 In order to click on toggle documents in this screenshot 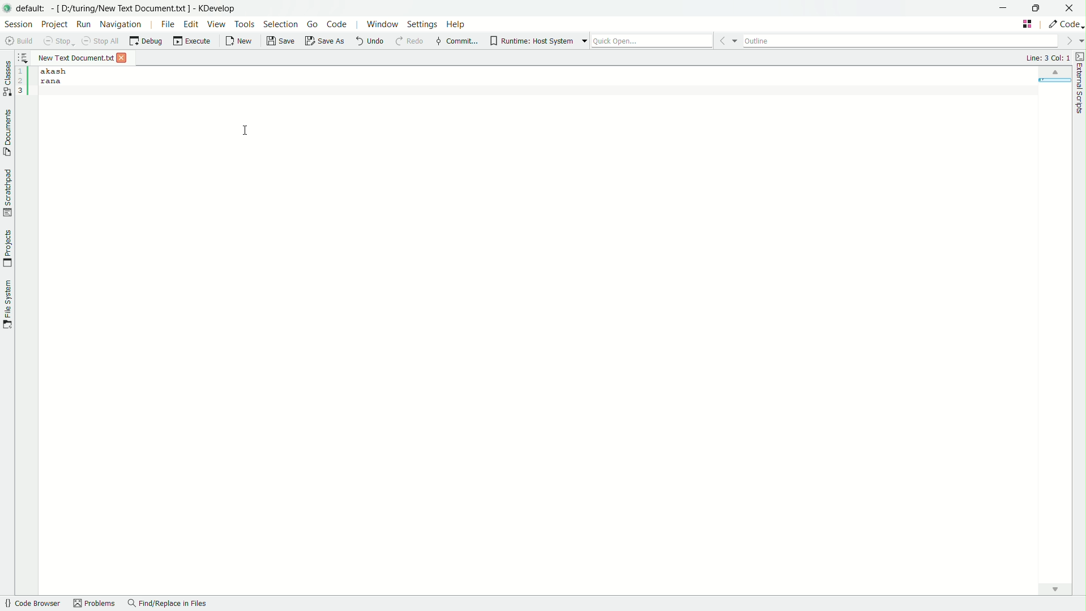, I will do `click(7, 131)`.